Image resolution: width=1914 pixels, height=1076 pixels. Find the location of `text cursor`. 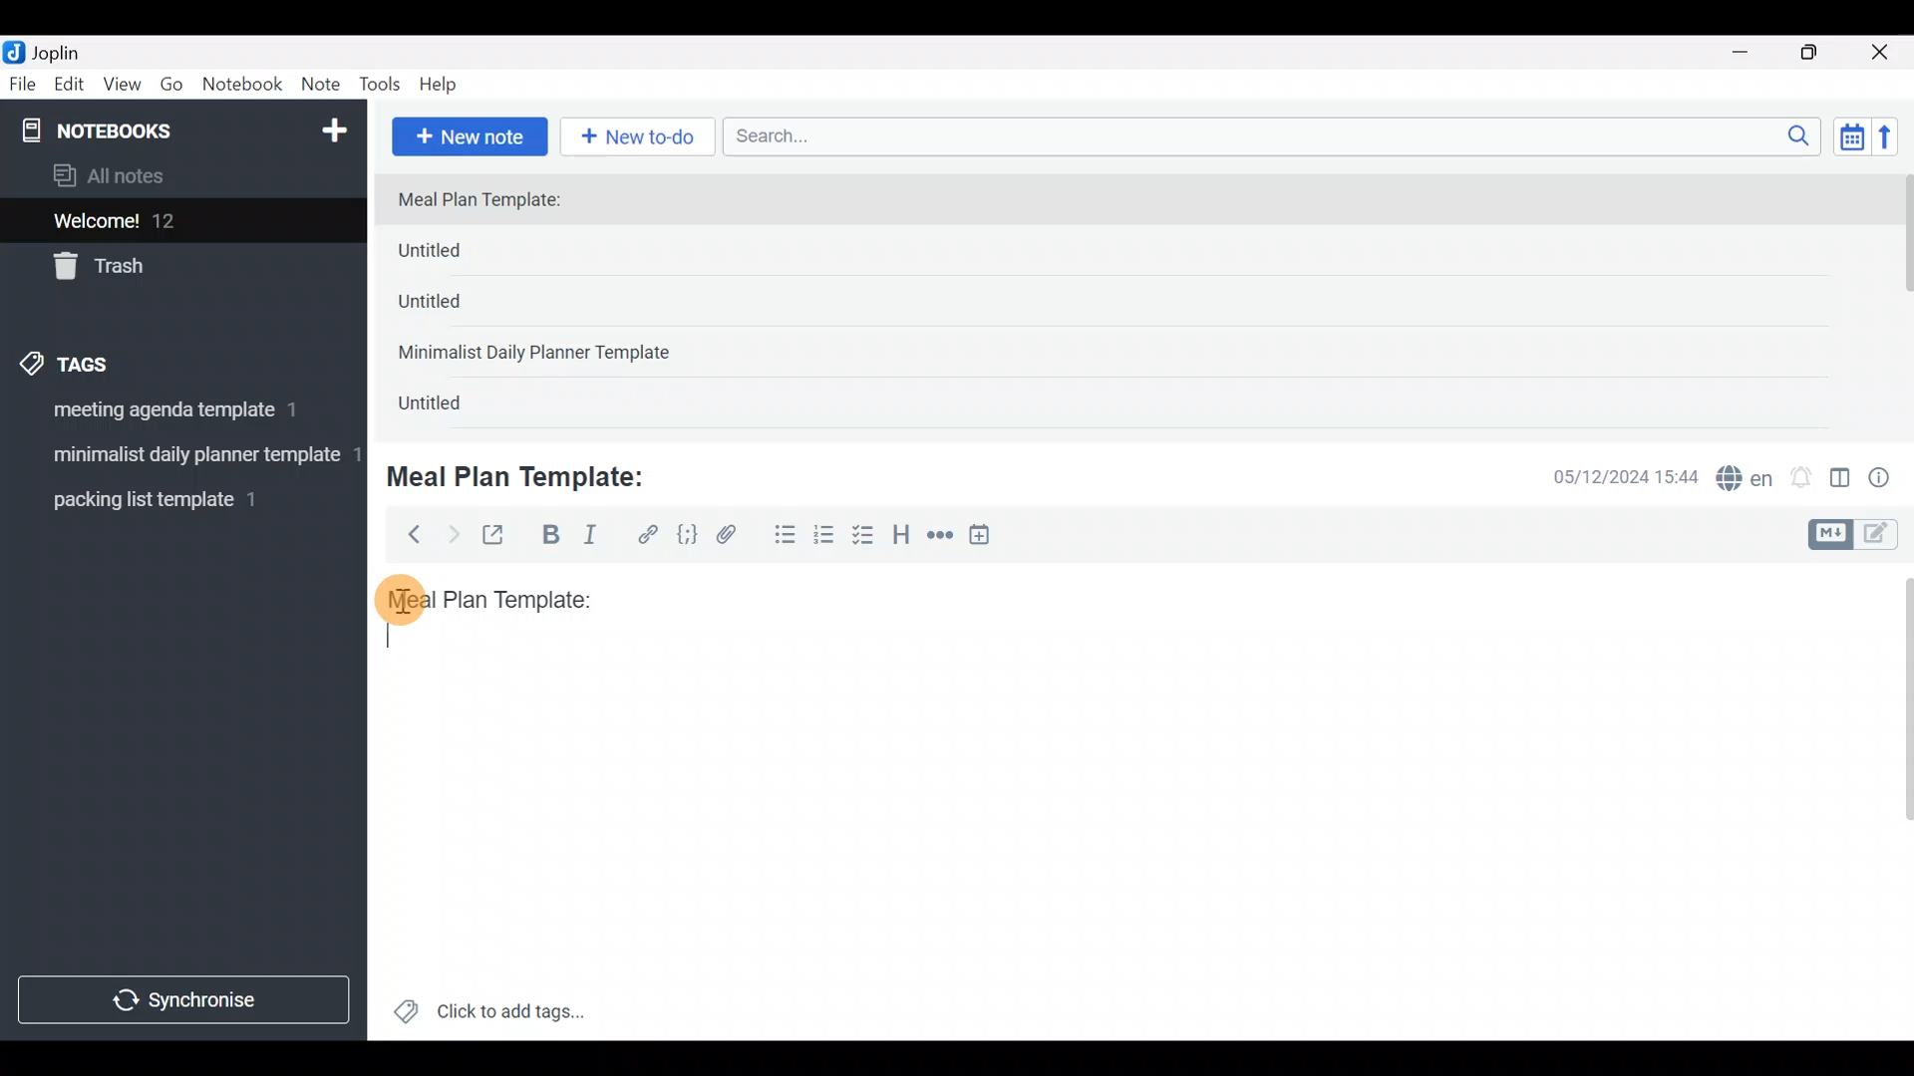

text cursor is located at coordinates (396, 638).